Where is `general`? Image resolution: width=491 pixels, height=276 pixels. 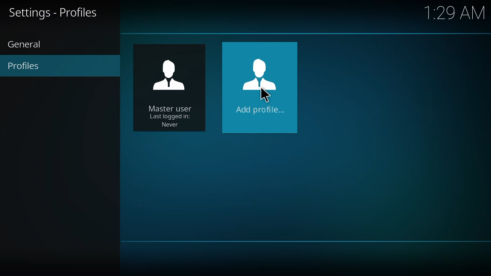 general is located at coordinates (28, 45).